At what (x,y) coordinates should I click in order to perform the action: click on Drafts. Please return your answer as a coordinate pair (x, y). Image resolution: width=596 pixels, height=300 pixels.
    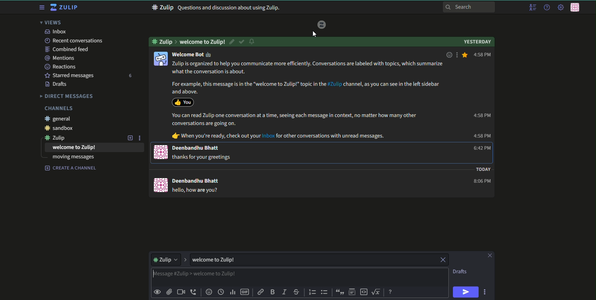
    Looking at the image, I should click on (461, 272).